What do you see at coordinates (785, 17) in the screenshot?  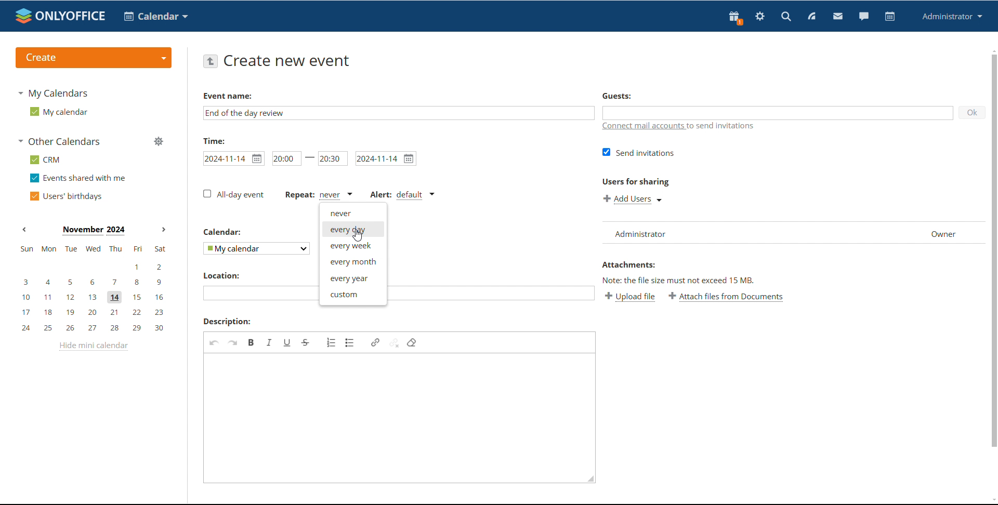 I see `search` at bounding box center [785, 17].